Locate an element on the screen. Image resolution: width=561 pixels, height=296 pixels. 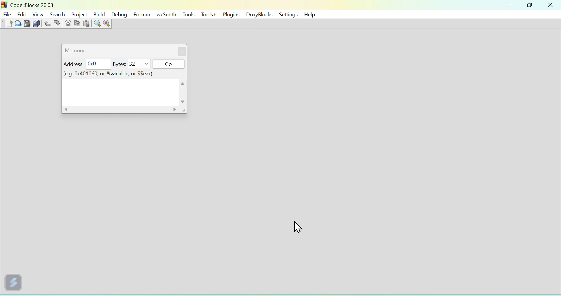
Fortran is located at coordinates (142, 14).